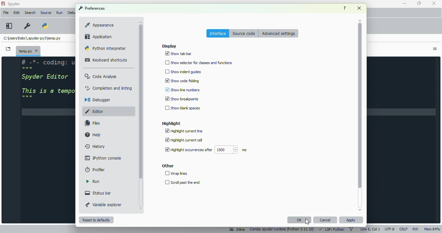 This screenshot has width=442, height=233. I want to click on show blank spaces, so click(182, 108).